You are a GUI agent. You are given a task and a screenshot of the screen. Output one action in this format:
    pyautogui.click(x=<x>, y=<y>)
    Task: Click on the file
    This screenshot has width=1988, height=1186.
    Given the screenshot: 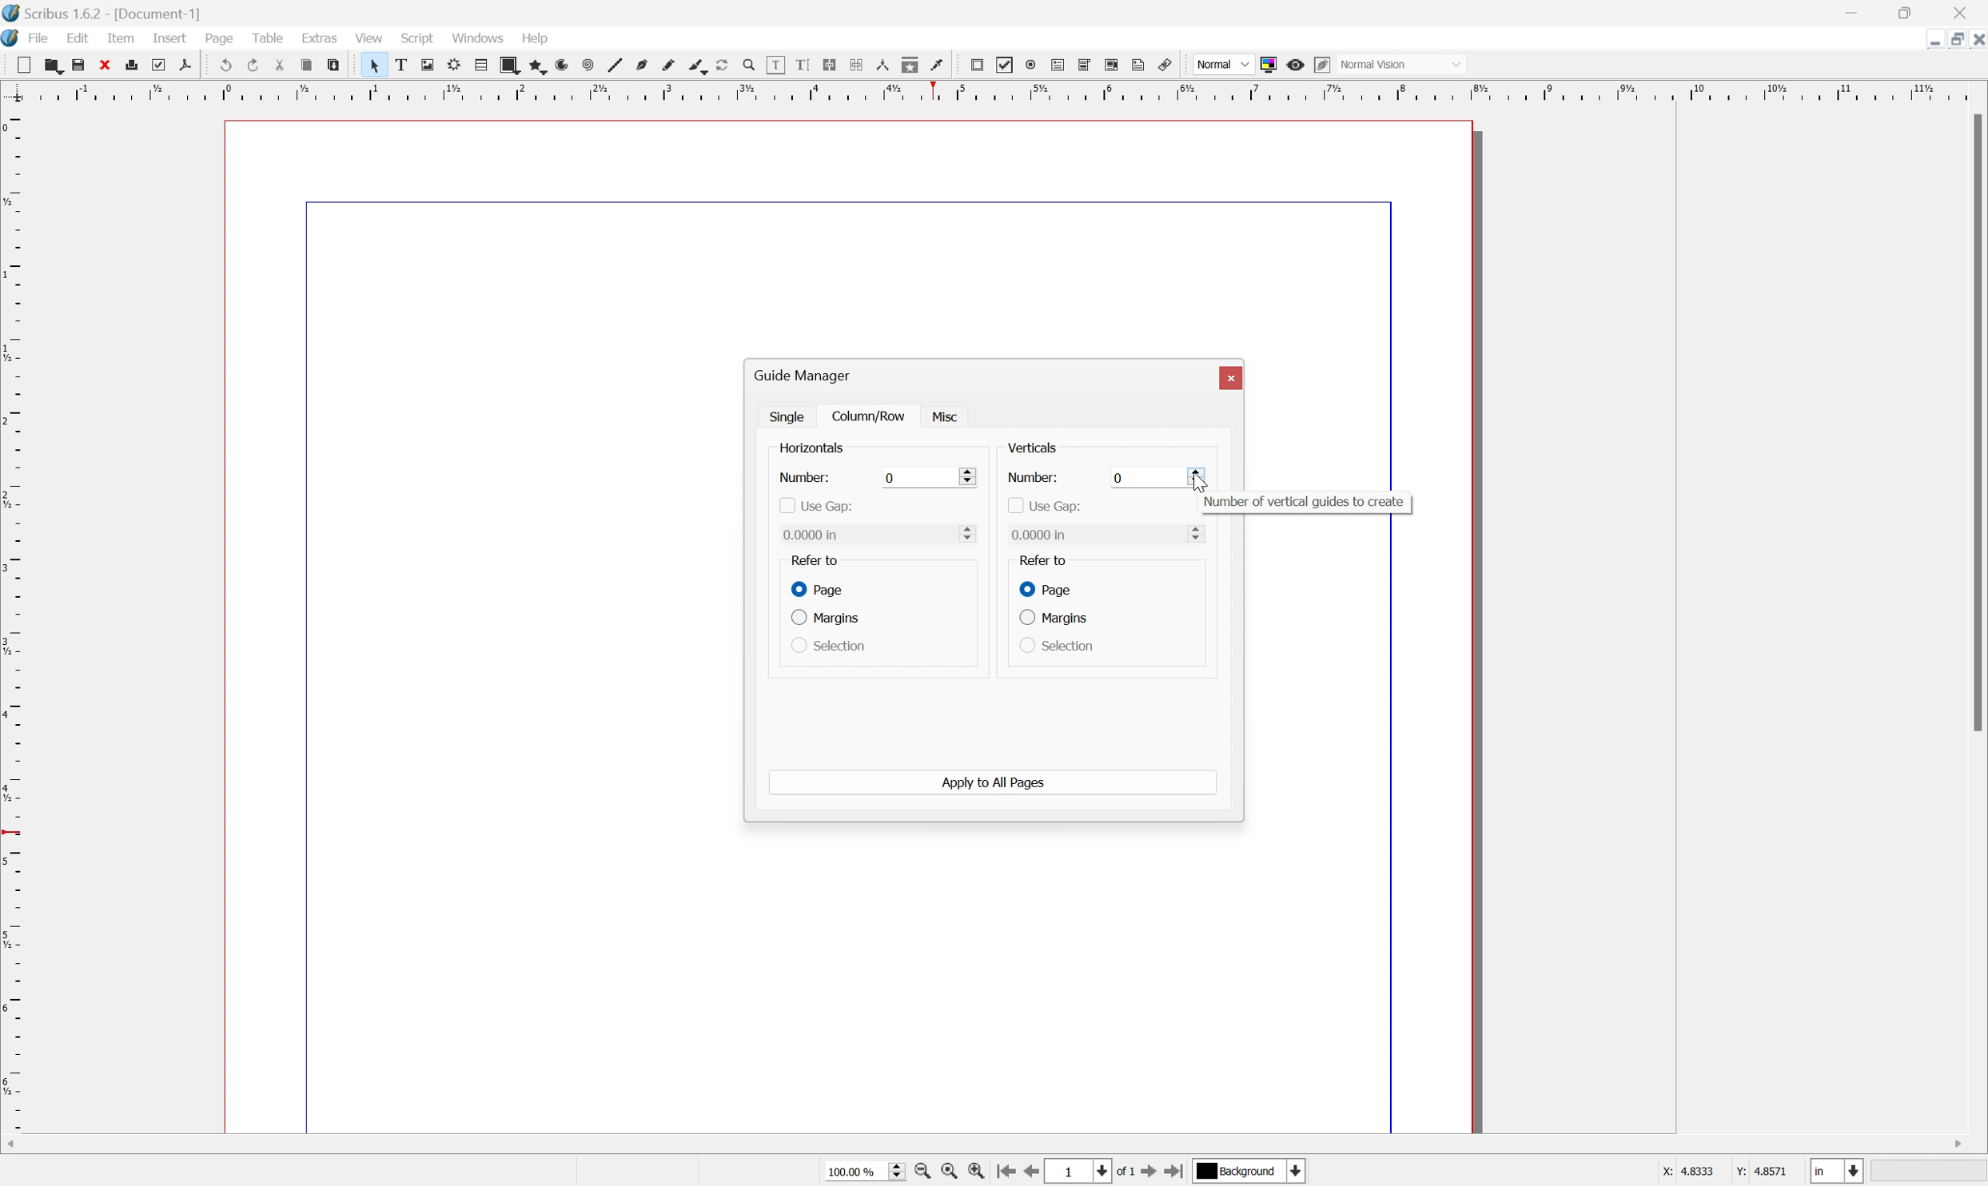 What is the action you would take?
    pyautogui.click(x=38, y=38)
    